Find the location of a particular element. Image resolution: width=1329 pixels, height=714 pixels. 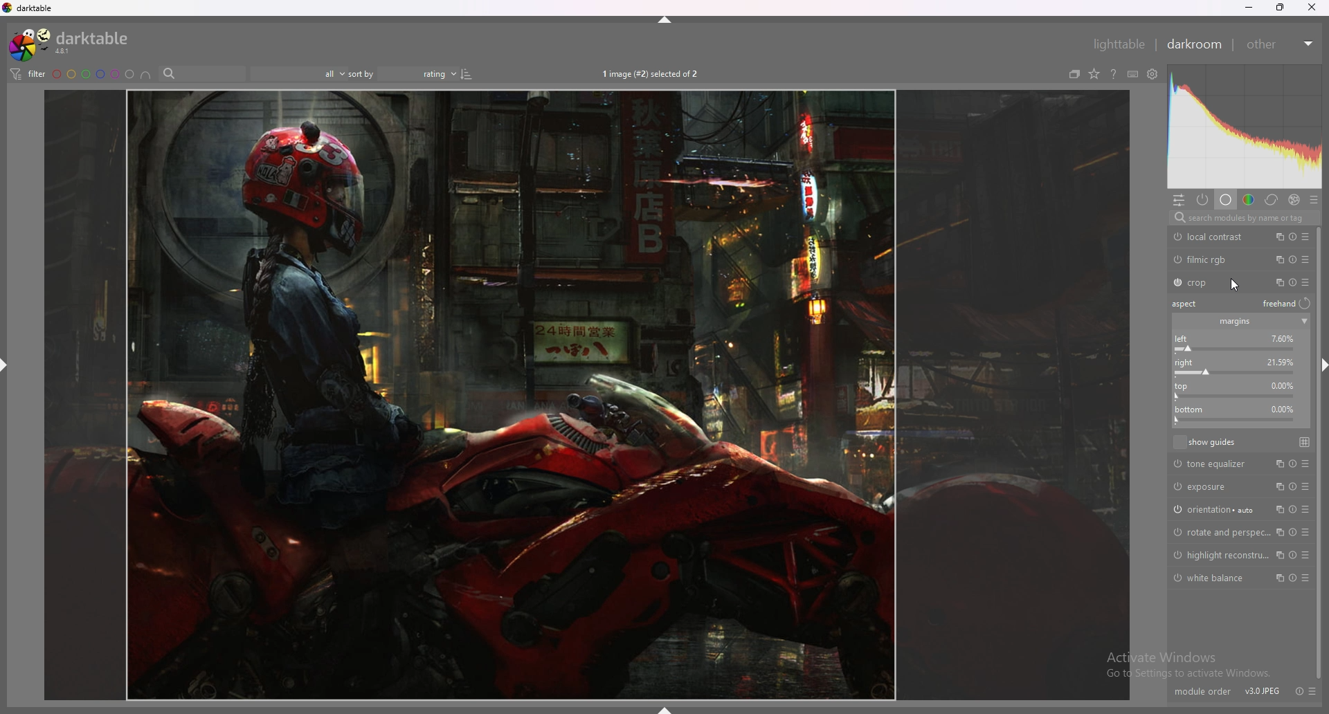

lighttable is located at coordinates (1119, 44).